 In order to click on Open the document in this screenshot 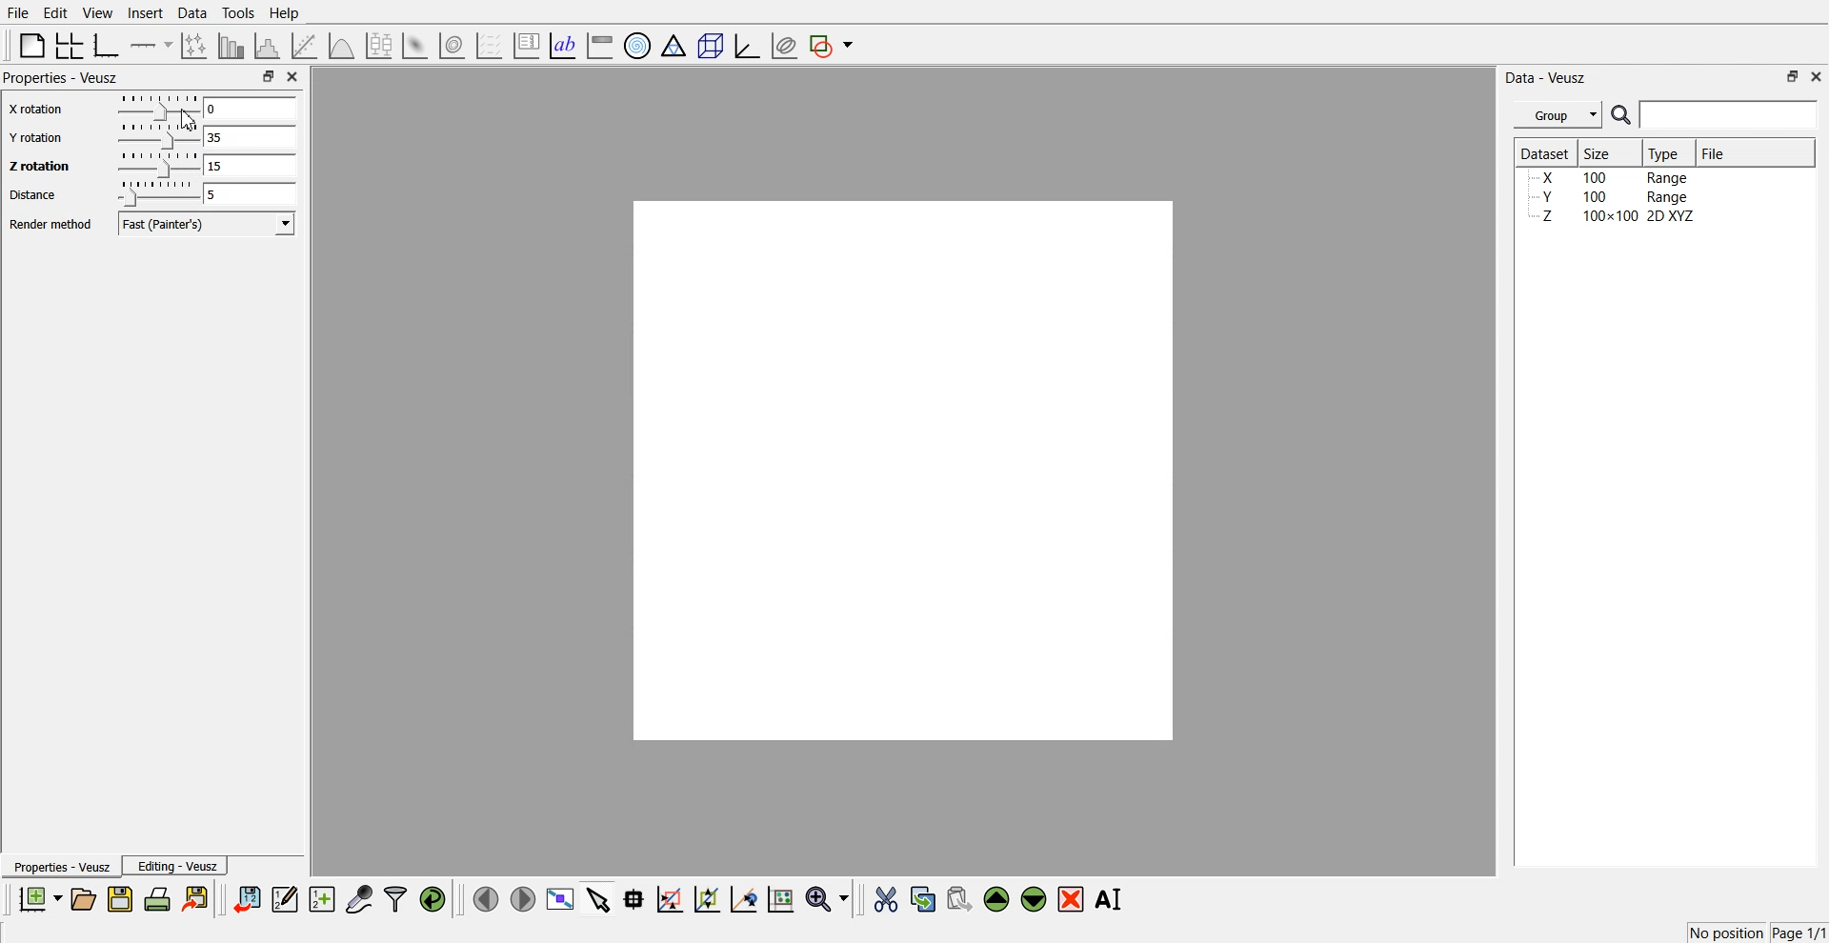, I will do `click(82, 899)`.